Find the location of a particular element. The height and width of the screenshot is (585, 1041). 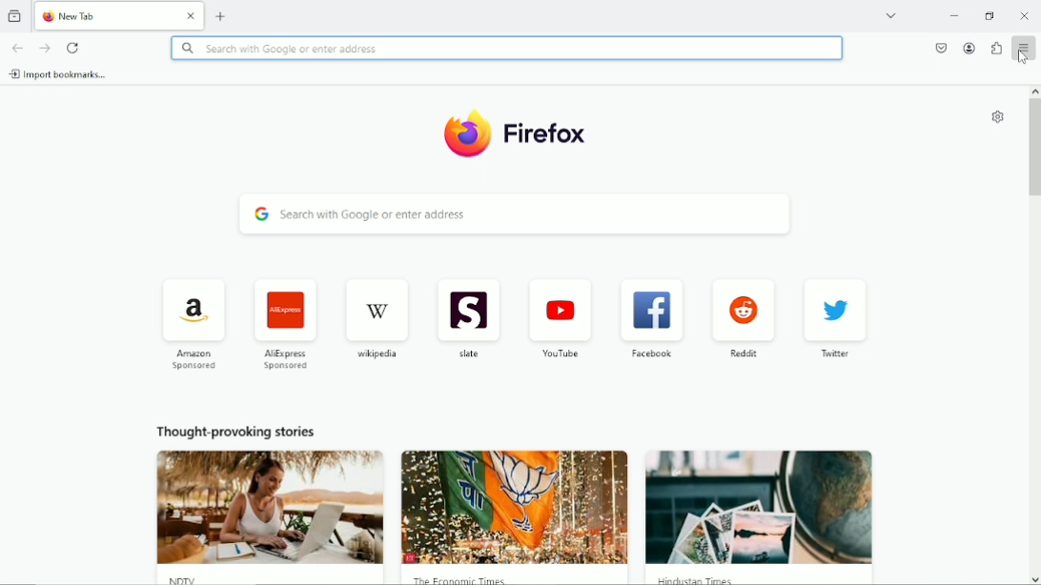

icon is located at coordinates (560, 308).